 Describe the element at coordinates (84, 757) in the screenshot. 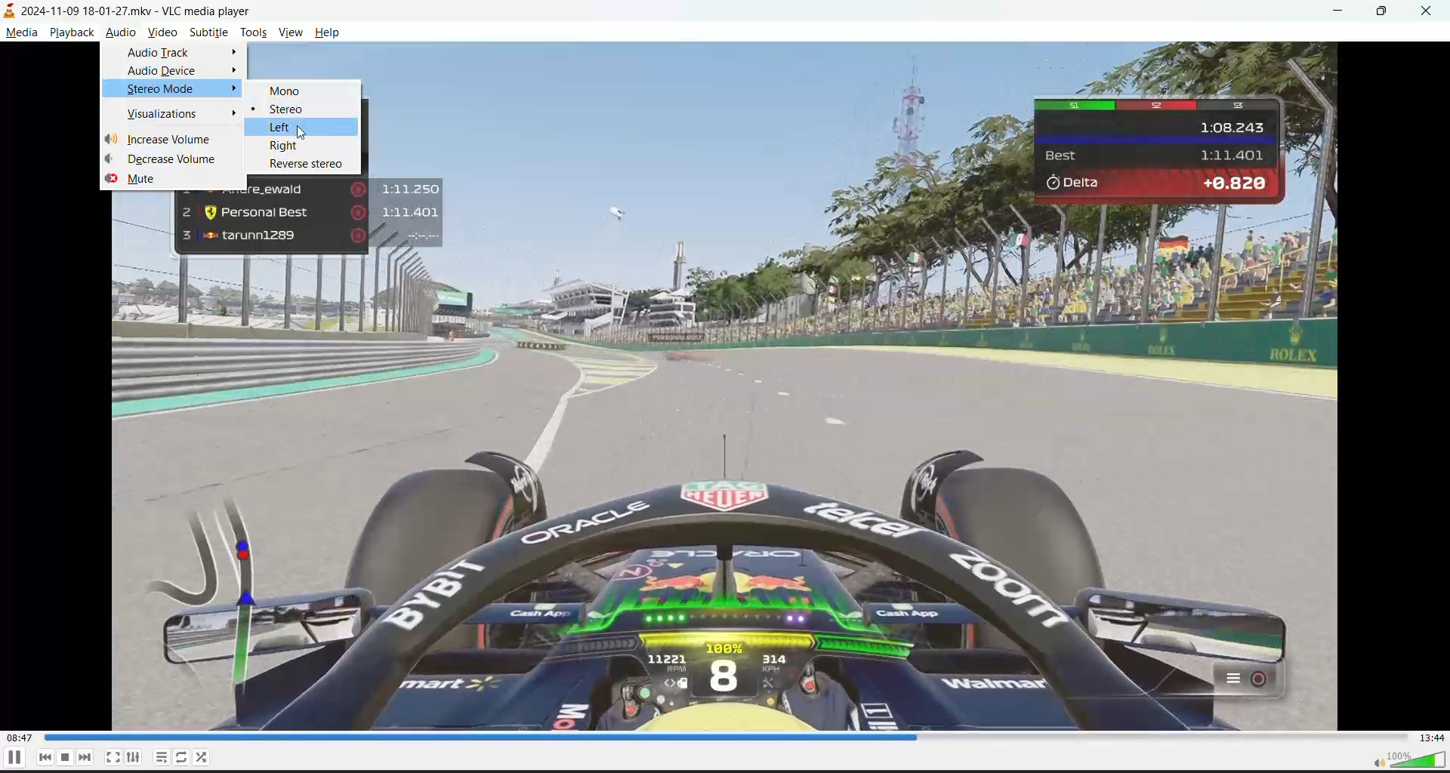

I see `next` at that location.